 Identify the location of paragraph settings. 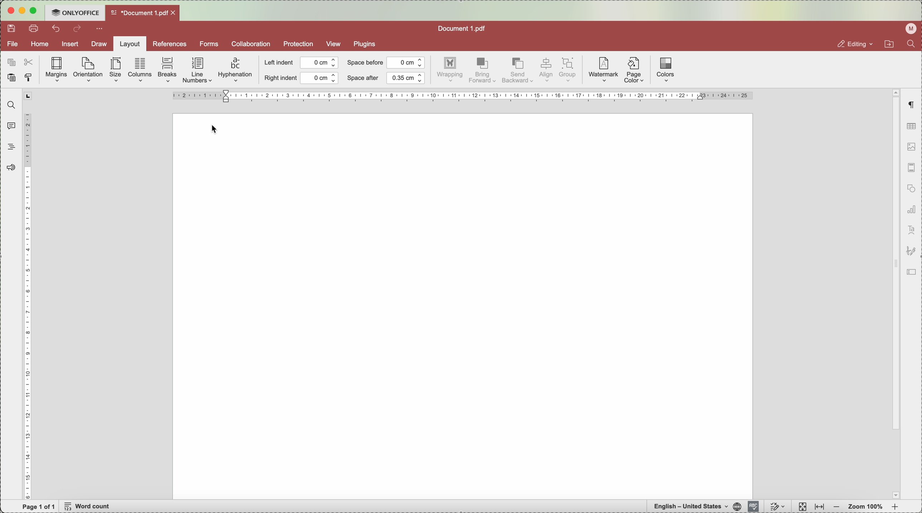
(911, 105).